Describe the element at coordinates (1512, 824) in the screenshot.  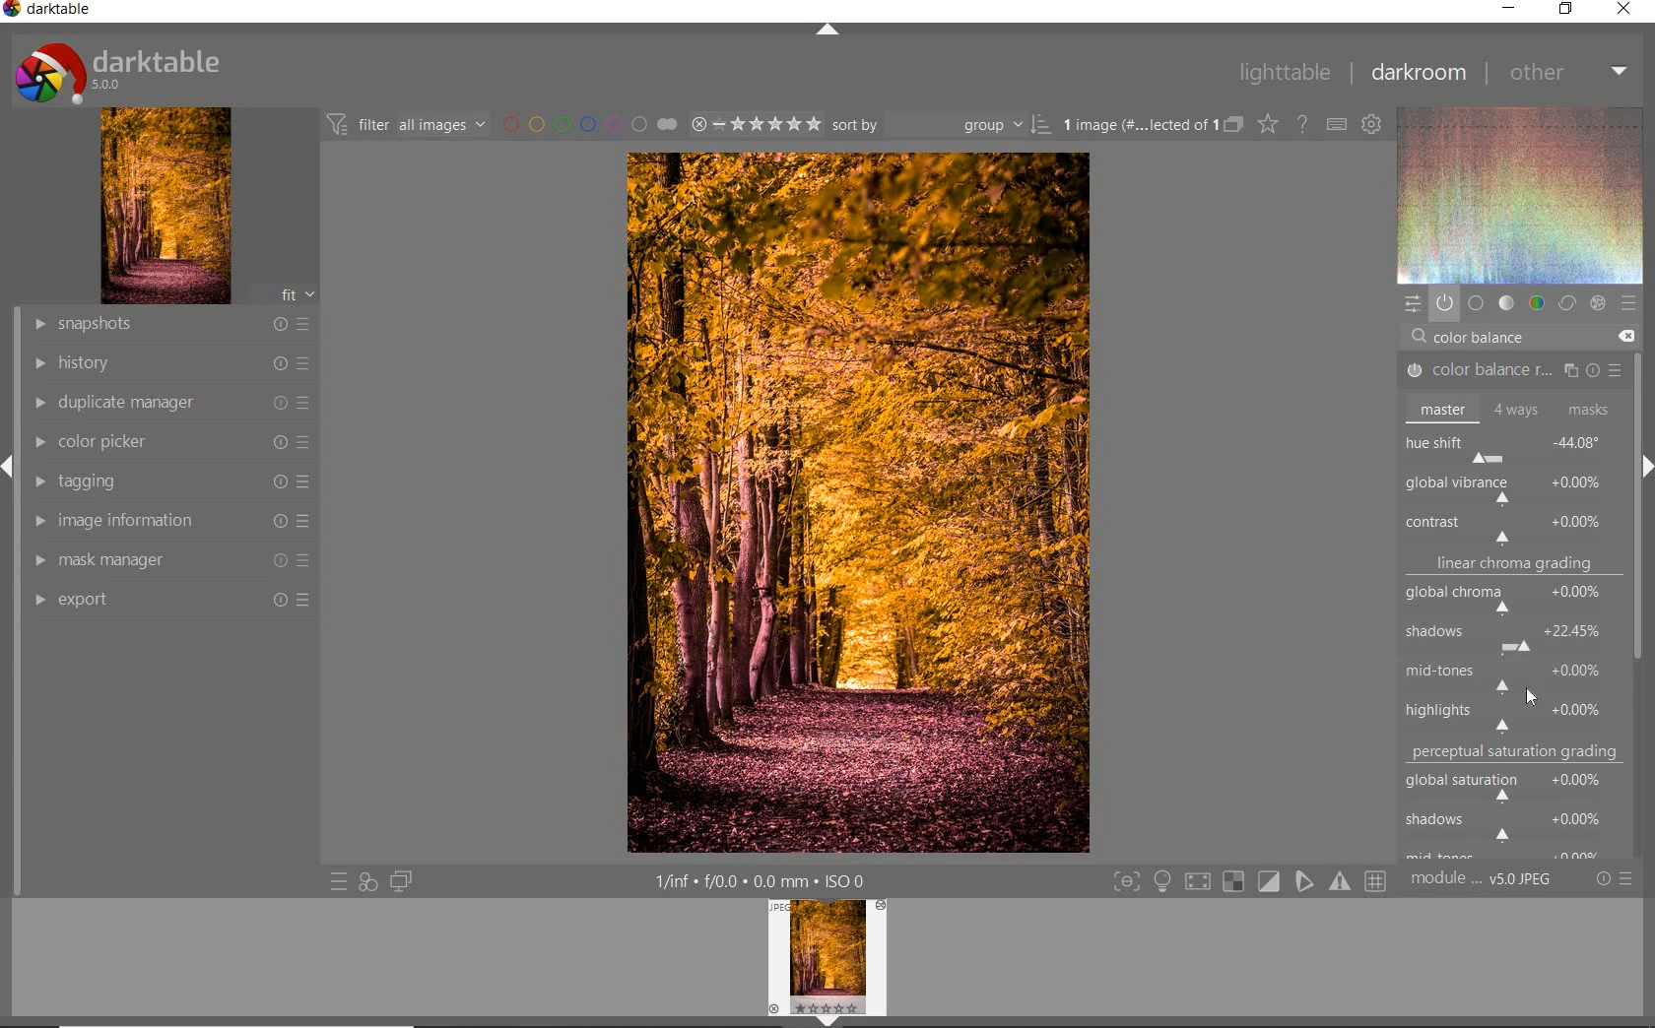
I see `shadows` at that location.